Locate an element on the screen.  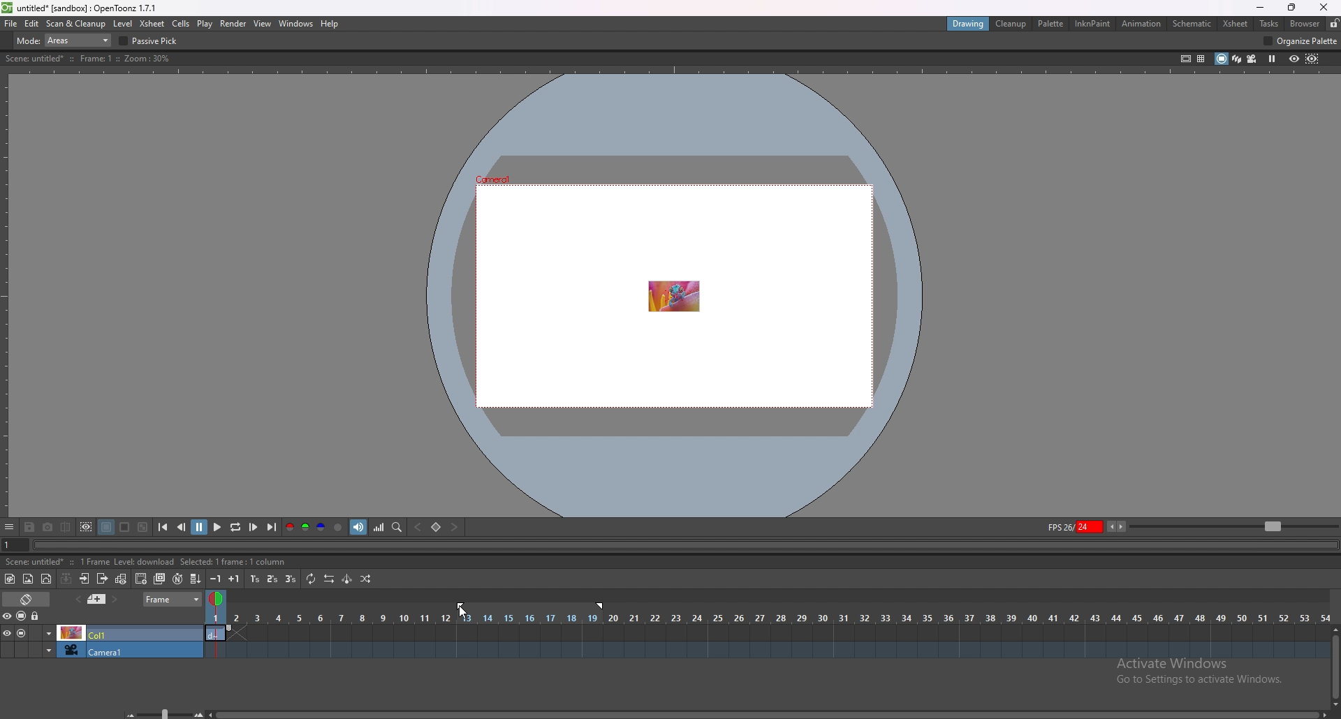
next memo is located at coordinates (115, 600).